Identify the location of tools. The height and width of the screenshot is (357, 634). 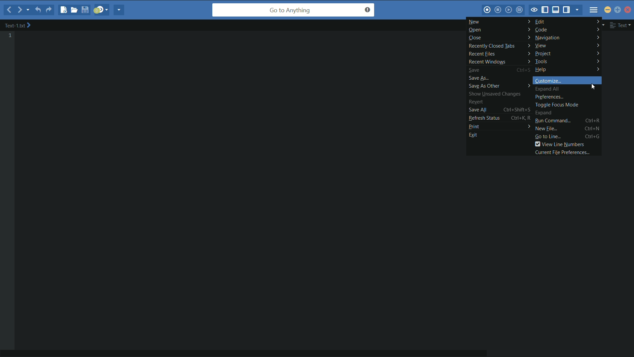
(568, 62).